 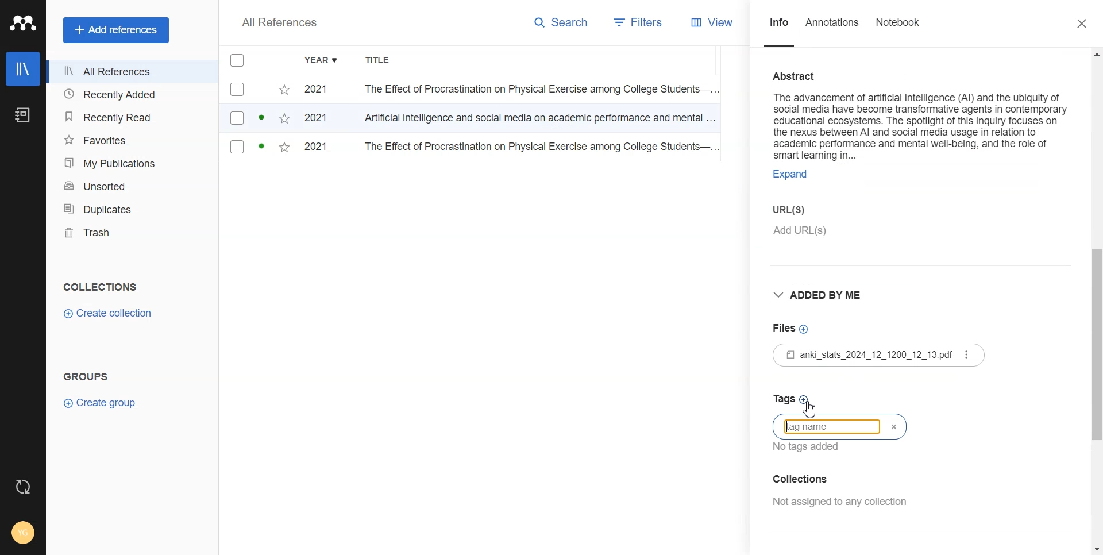 What do you see at coordinates (279, 22) in the screenshot?
I see `All References` at bounding box center [279, 22].